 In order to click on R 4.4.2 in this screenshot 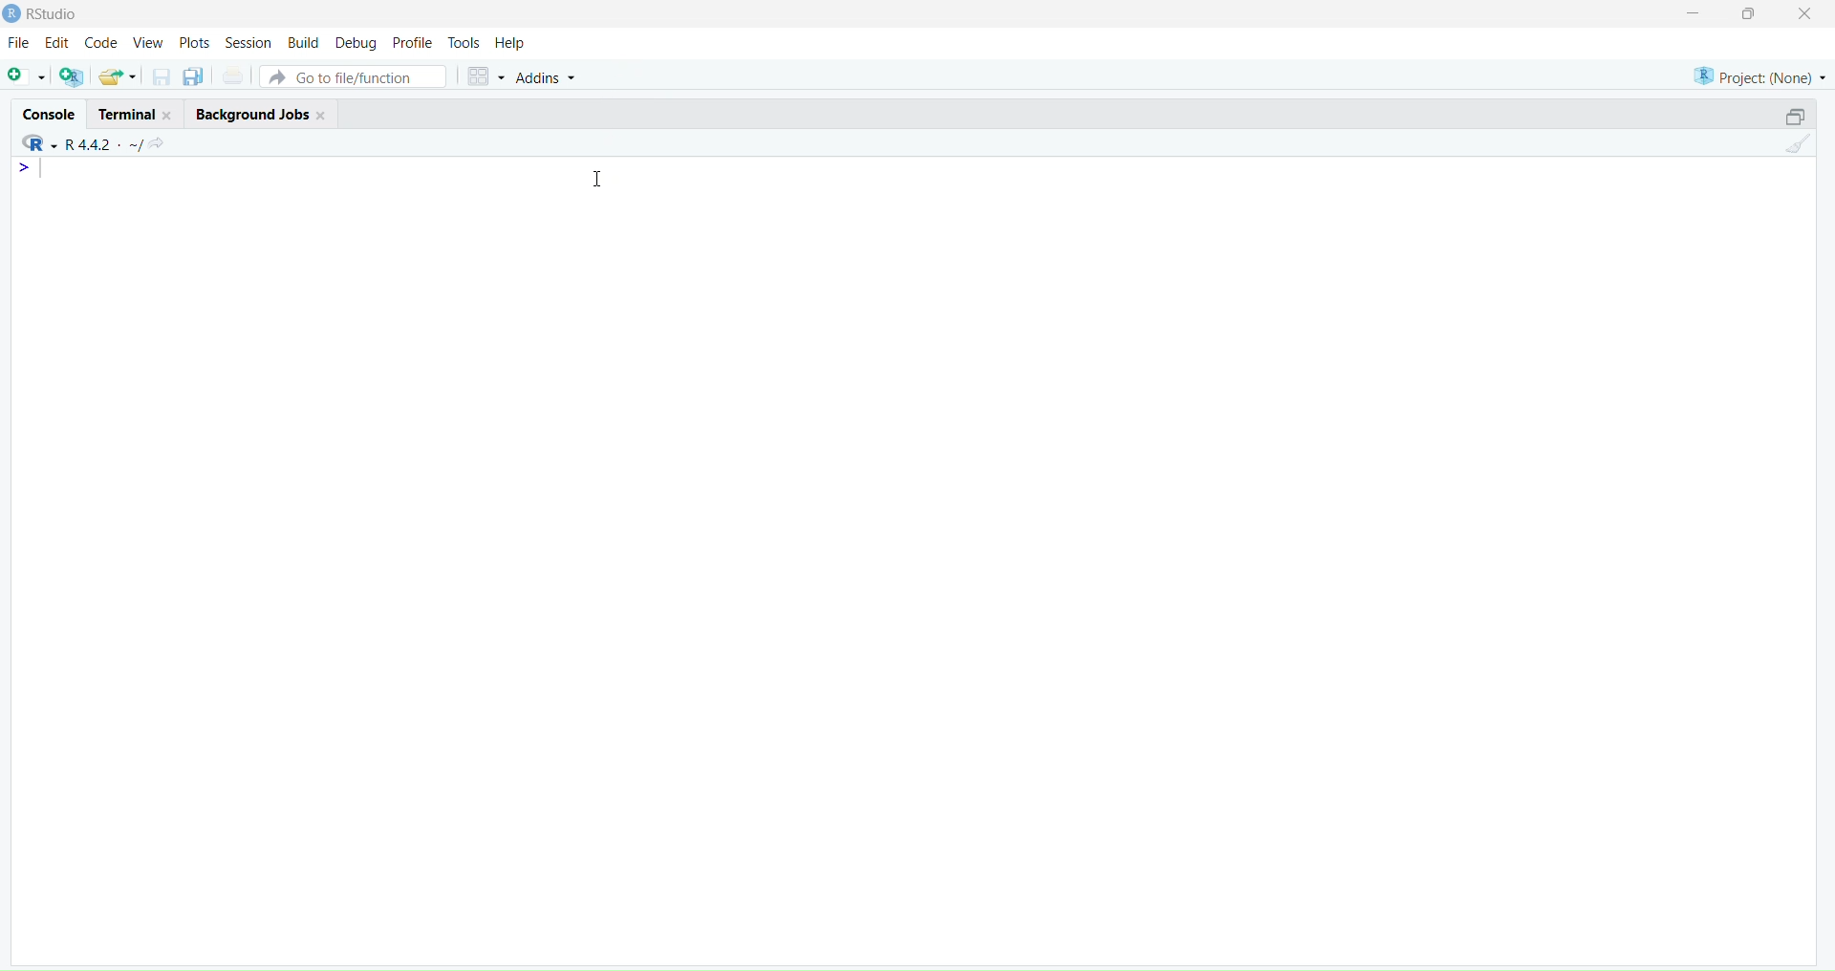, I will do `click(79, 144)`.